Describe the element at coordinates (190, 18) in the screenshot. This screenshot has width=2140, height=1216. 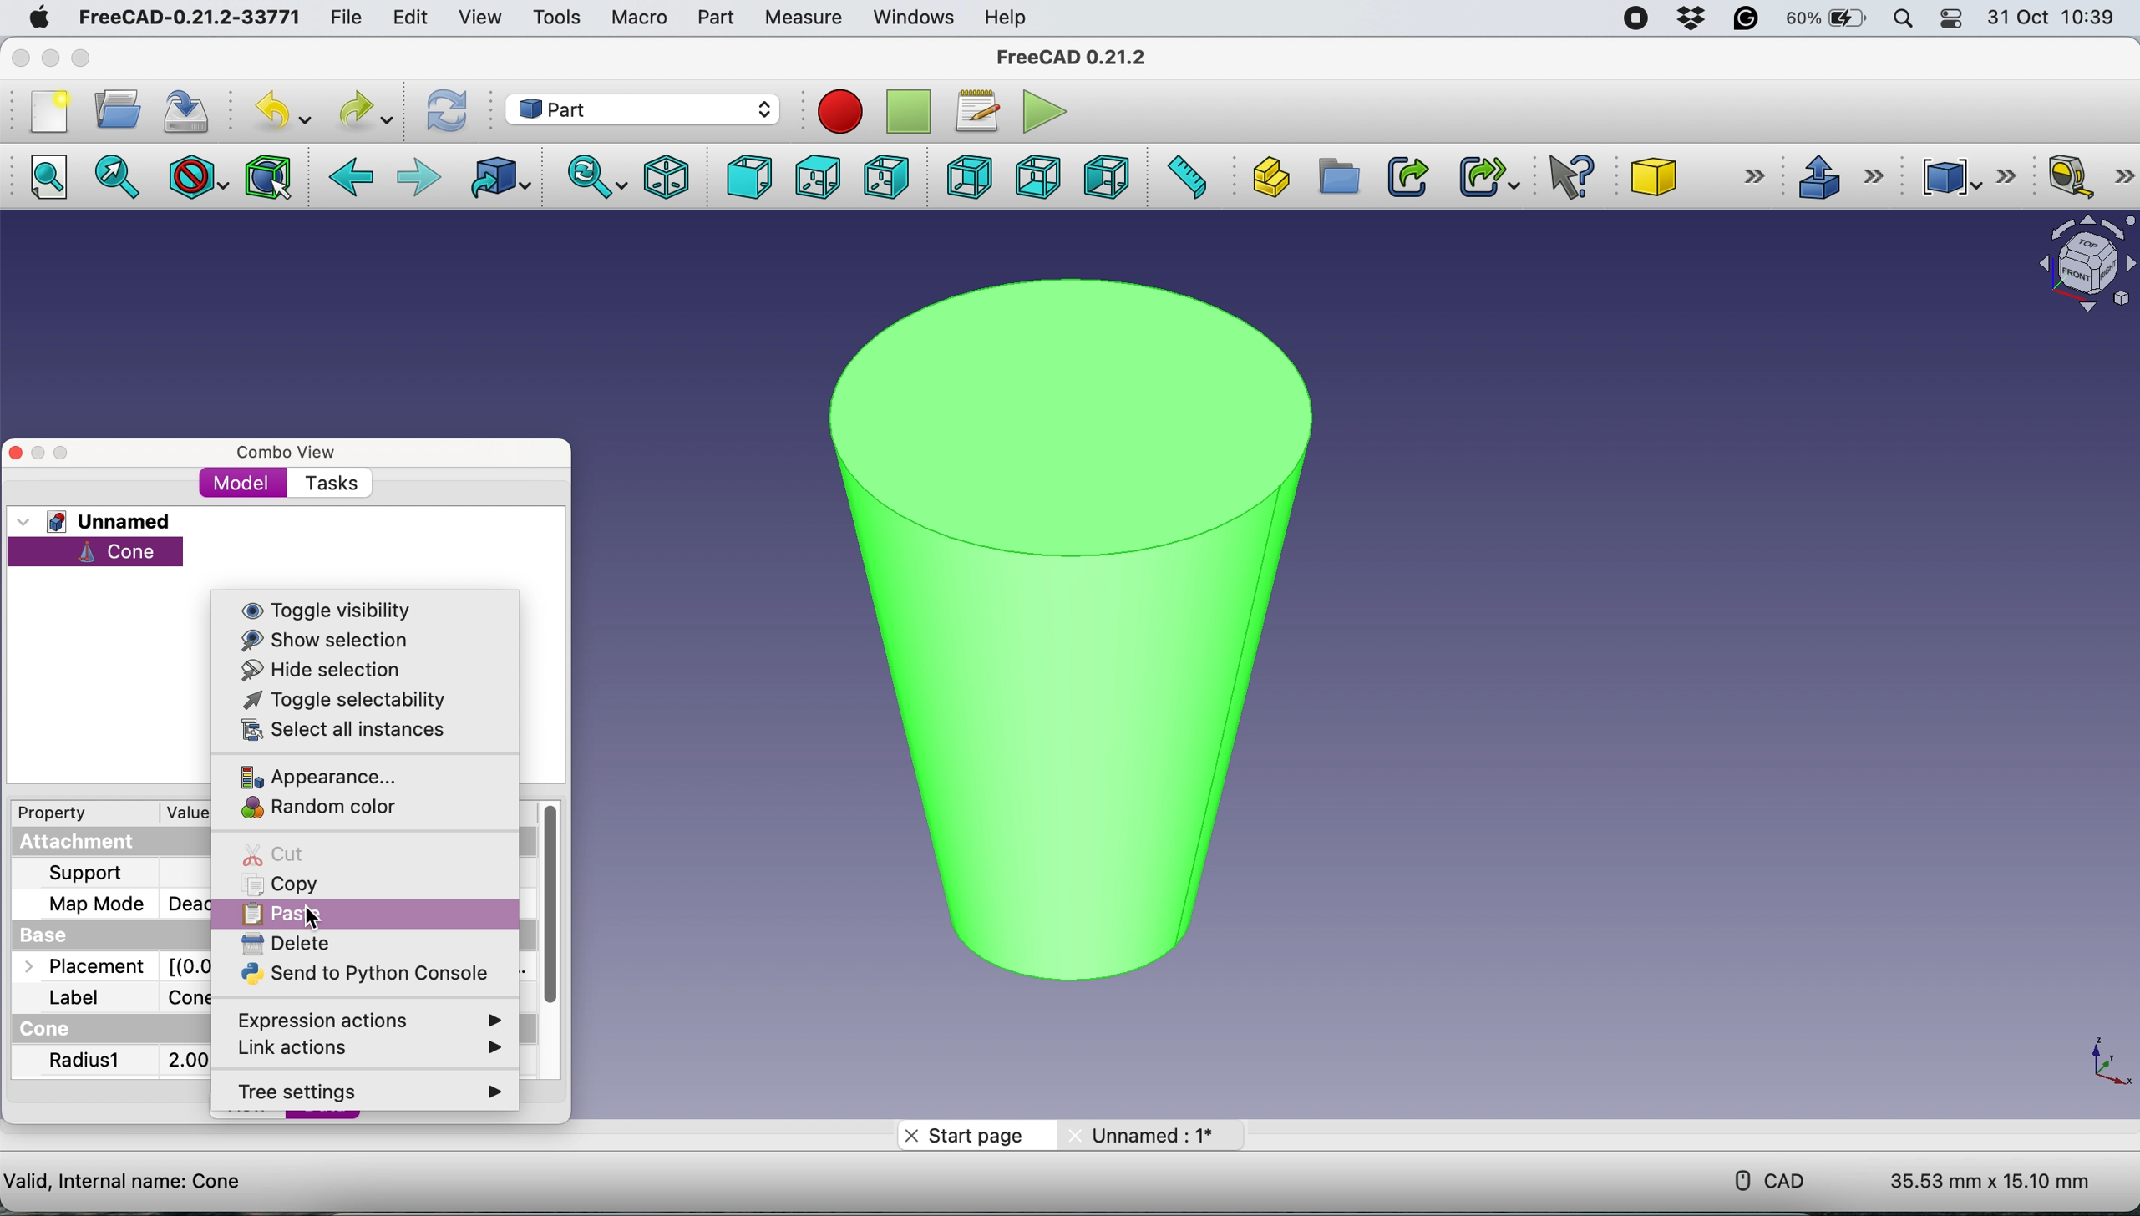
I see `freecad-0.21.2-33771` at that location.